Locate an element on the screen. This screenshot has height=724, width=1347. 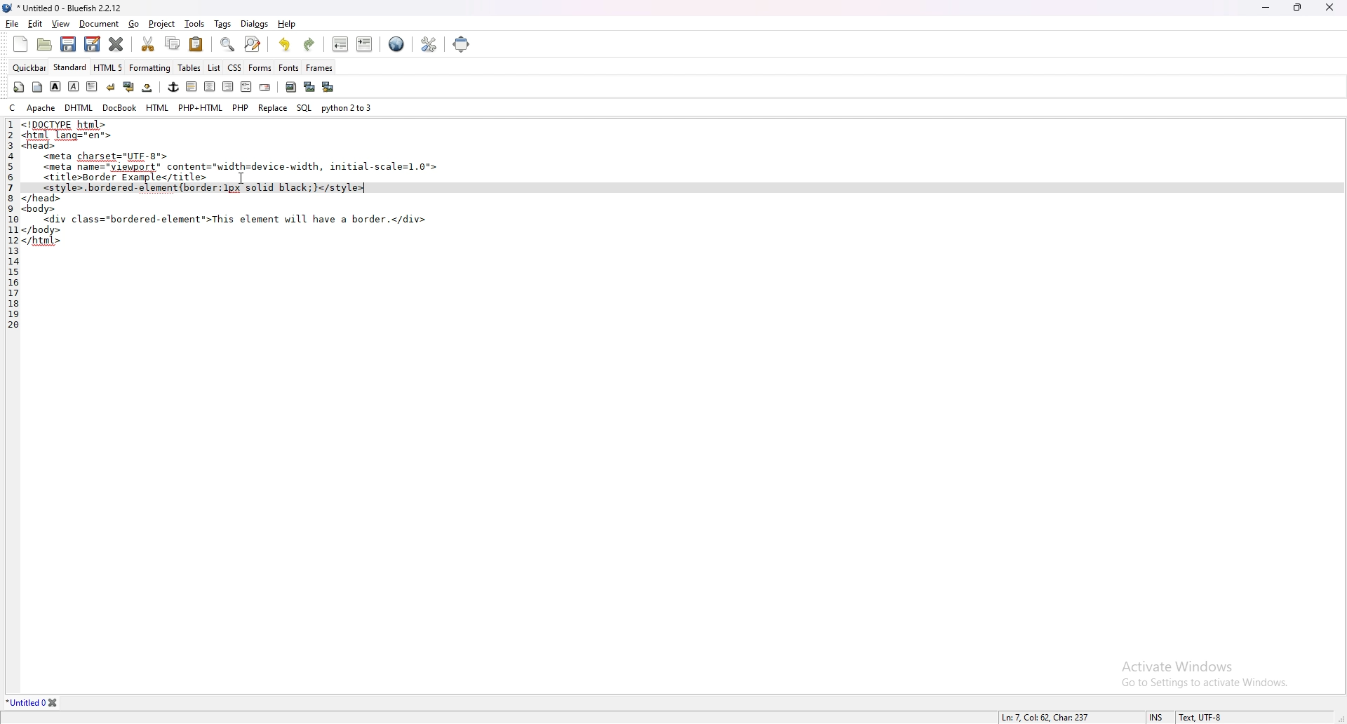
fonts is located at coordinates (288, 67).